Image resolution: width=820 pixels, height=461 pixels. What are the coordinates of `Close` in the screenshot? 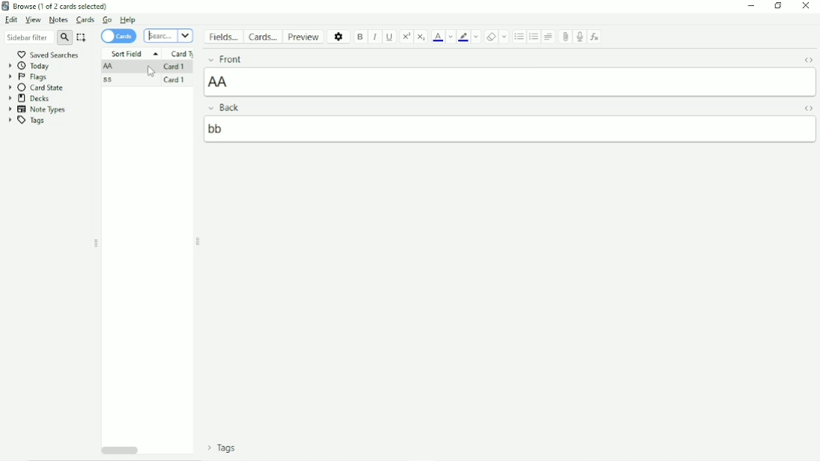 It's located at (805, 7).